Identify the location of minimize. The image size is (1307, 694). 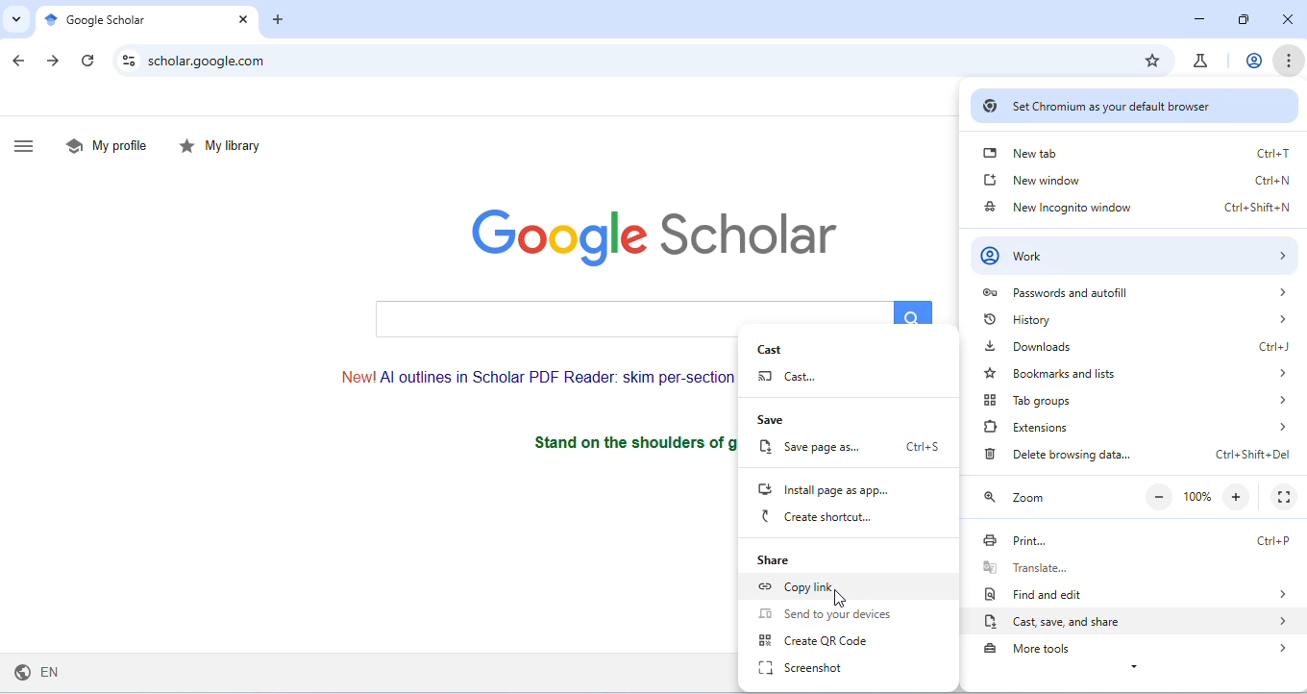
(1196, 18).